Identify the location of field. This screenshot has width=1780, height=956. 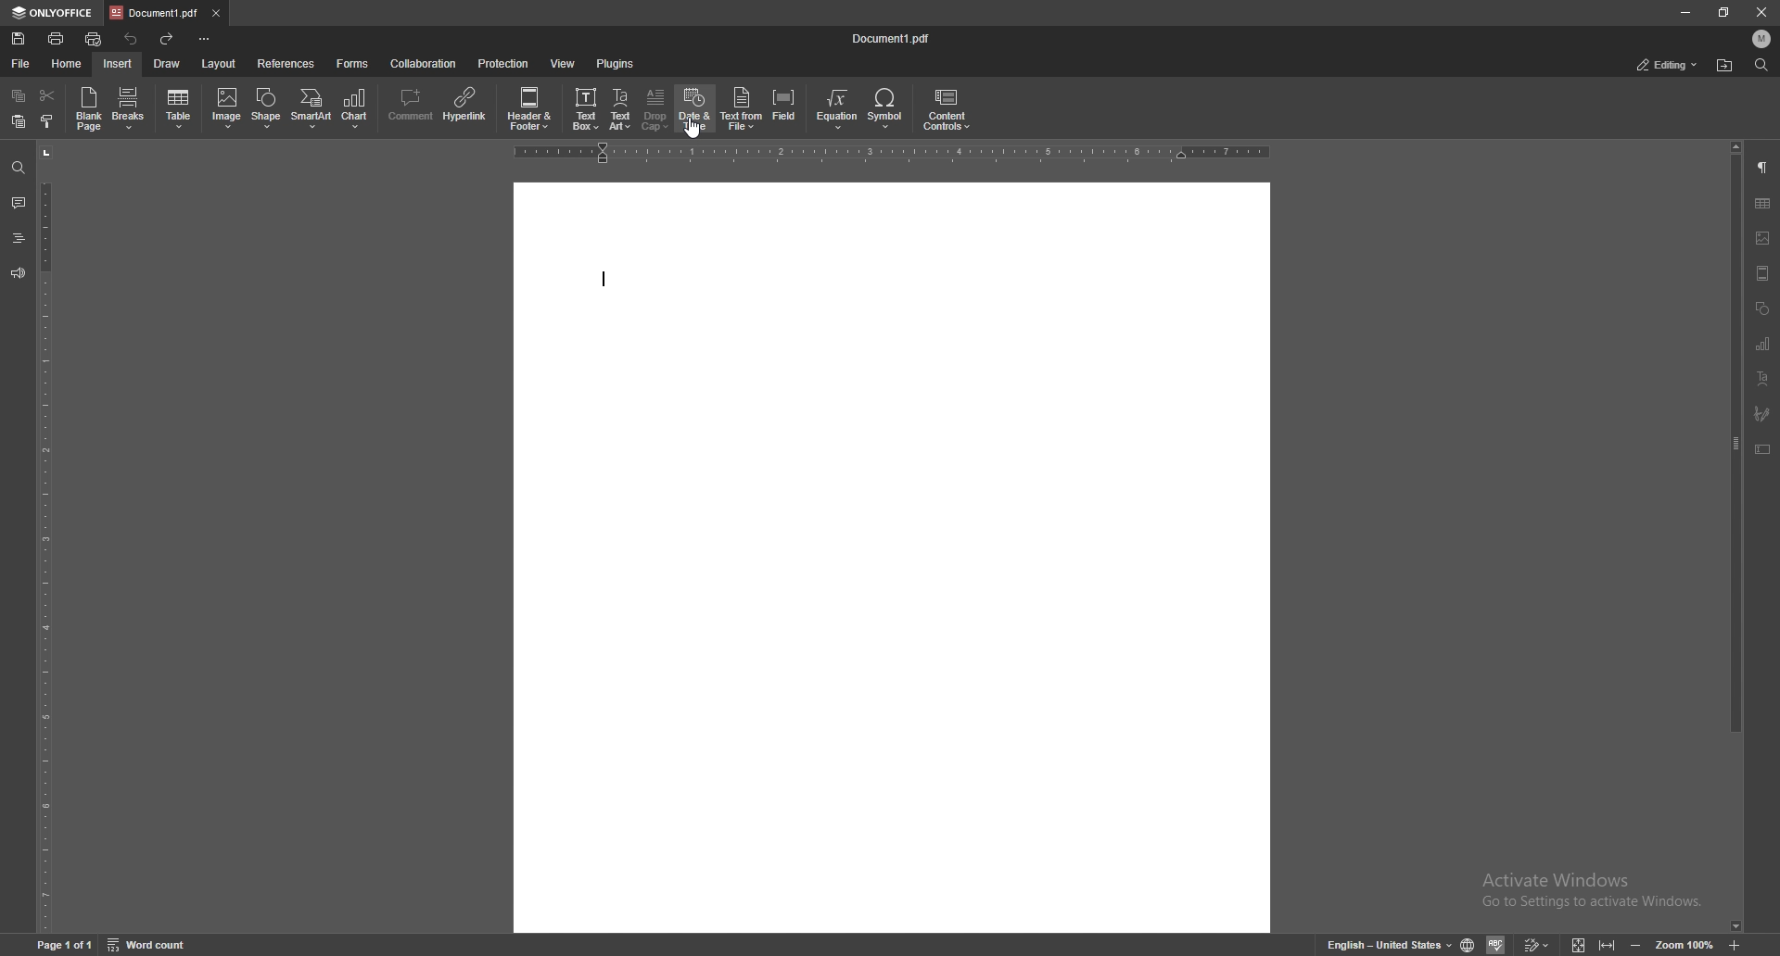
(783, 108).